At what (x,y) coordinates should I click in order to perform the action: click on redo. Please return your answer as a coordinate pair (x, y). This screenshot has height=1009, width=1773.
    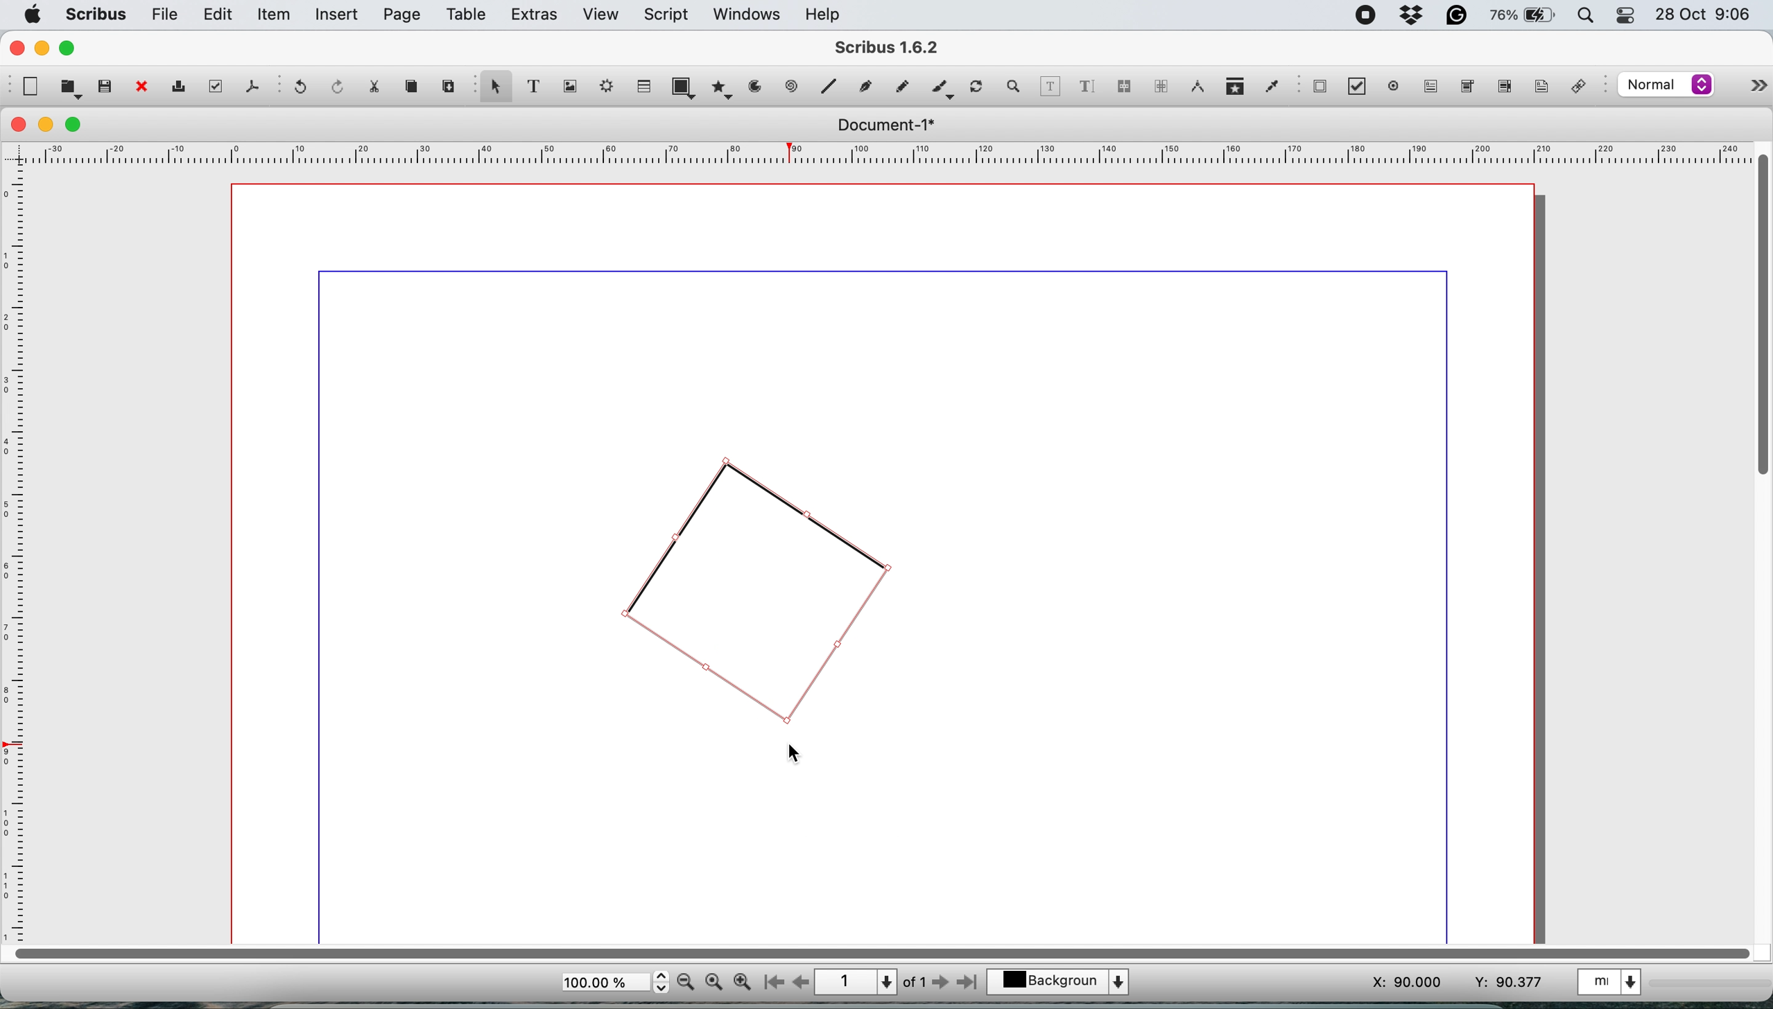
    Looking at the image, I should click on (340, 86).